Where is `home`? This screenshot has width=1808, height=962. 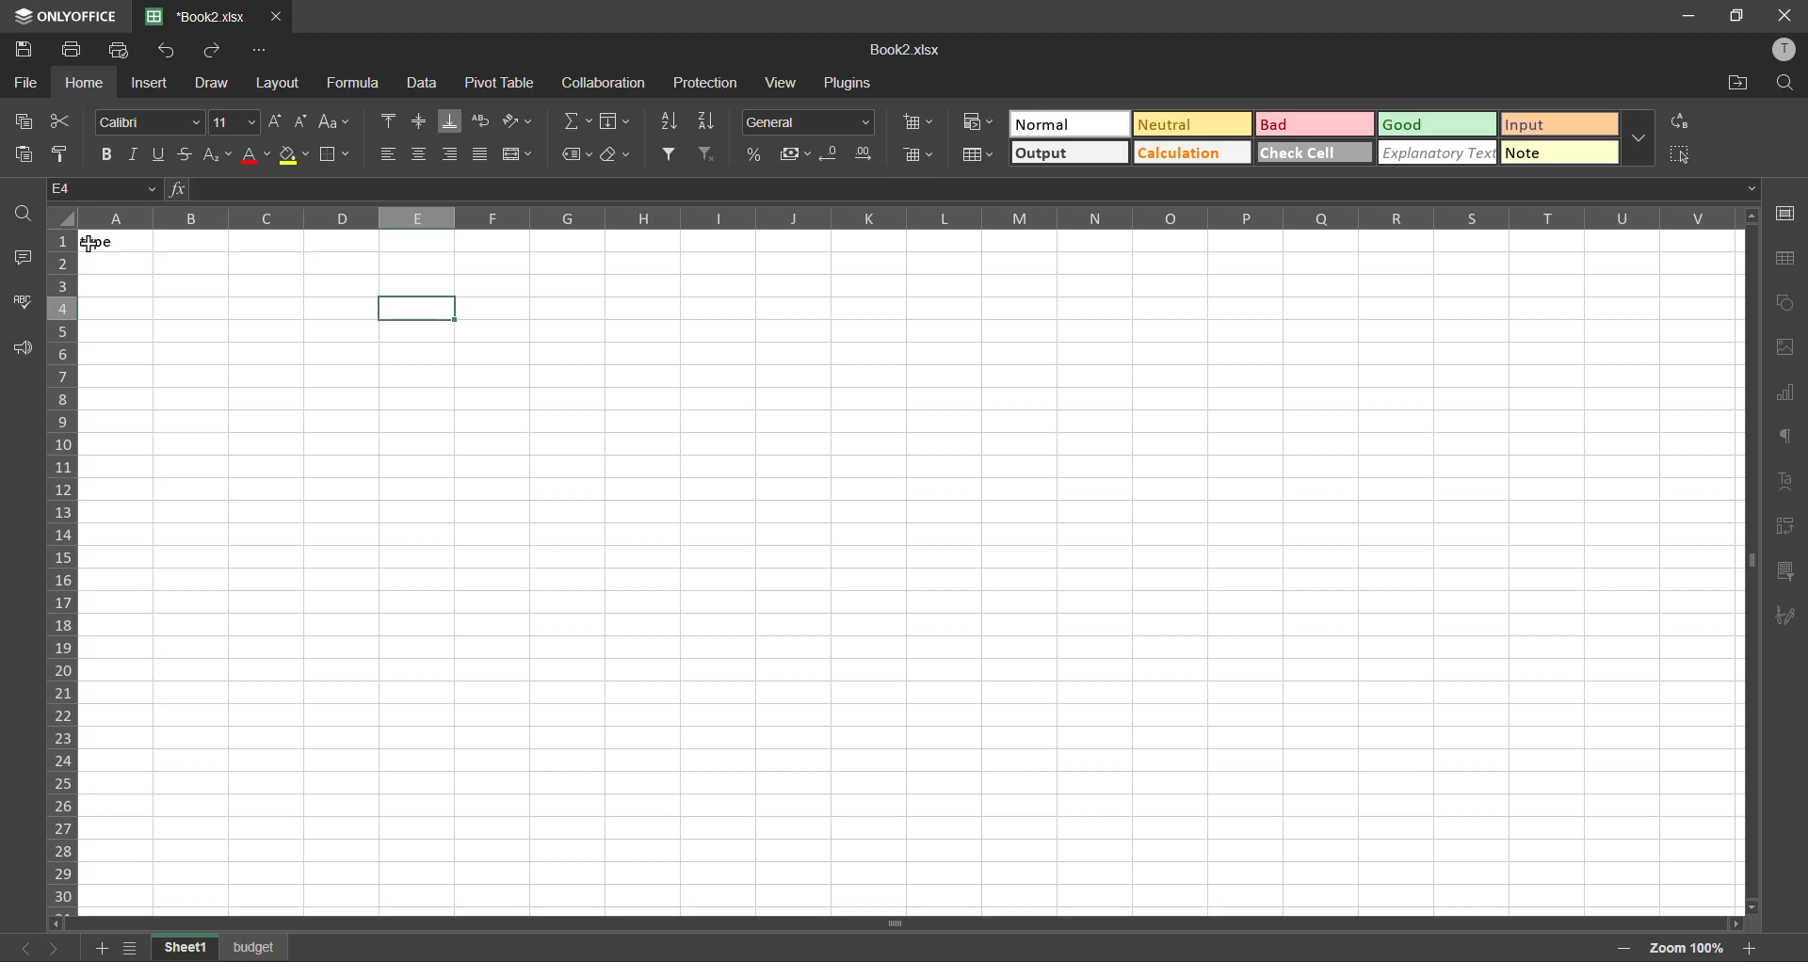 home is located at coordinates (85, 83).